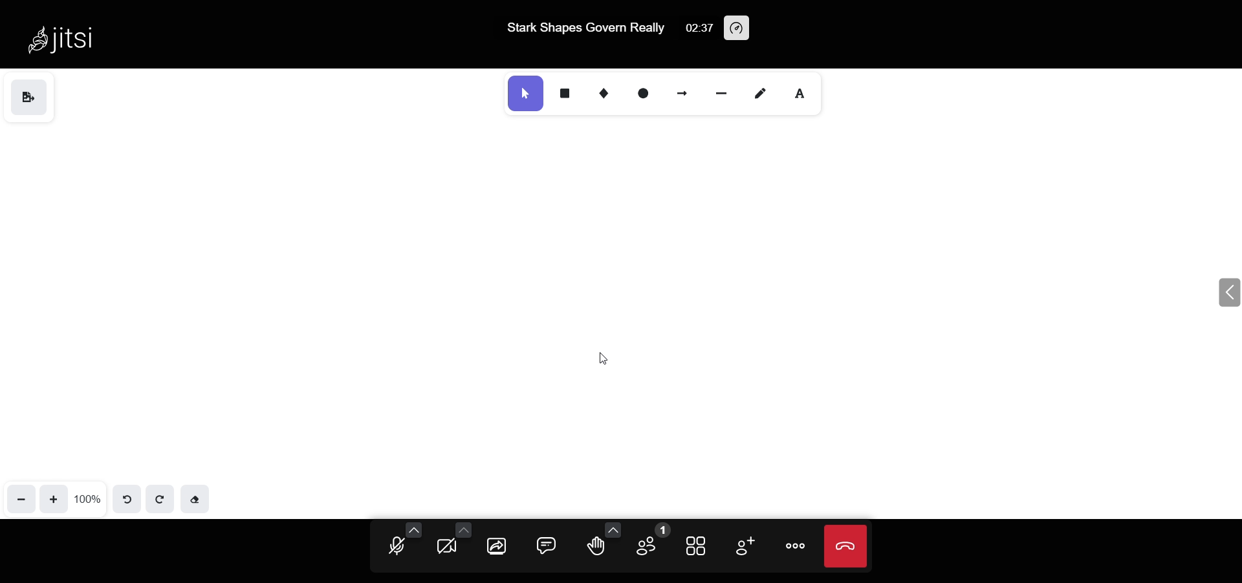 This screenshot has width=1242, height=583. What do you see at coordinates (845, 546) in the screenshot?
I see `leave meeting` at bounding box center [845, 546].